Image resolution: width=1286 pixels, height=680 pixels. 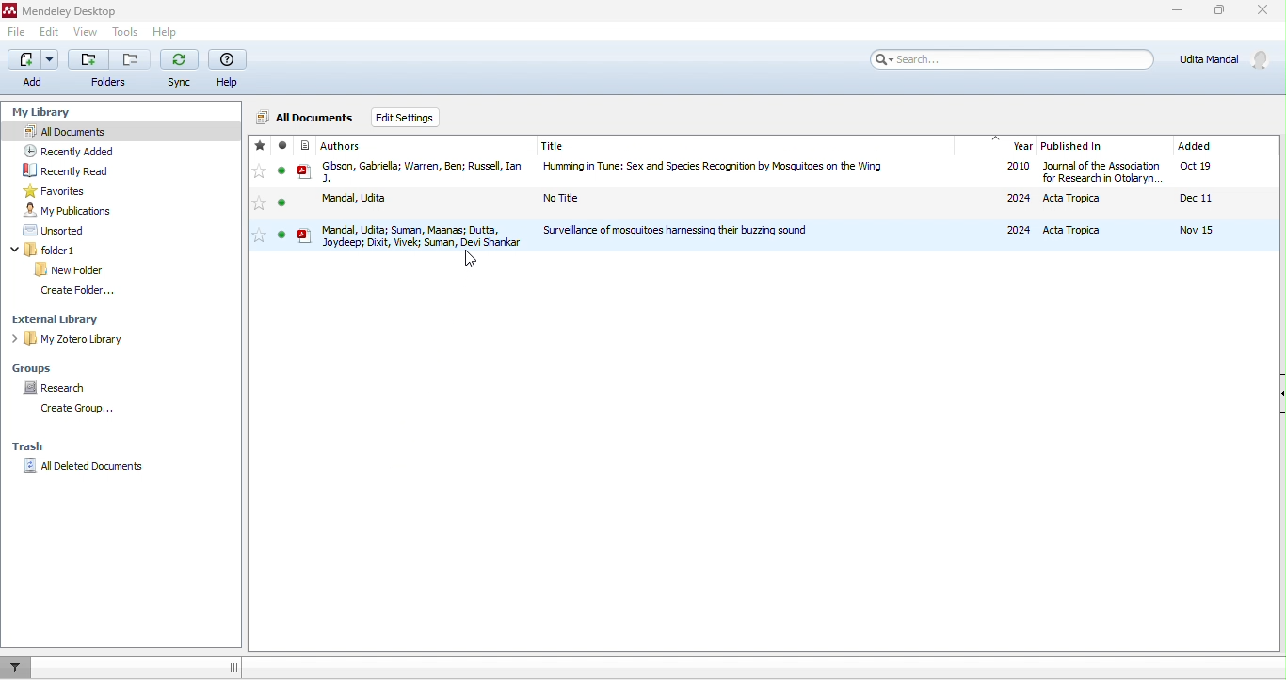 What do you see at coordinates (73, 210) in the screenshot?
I see `my publications` at bounding box center [73, 210].